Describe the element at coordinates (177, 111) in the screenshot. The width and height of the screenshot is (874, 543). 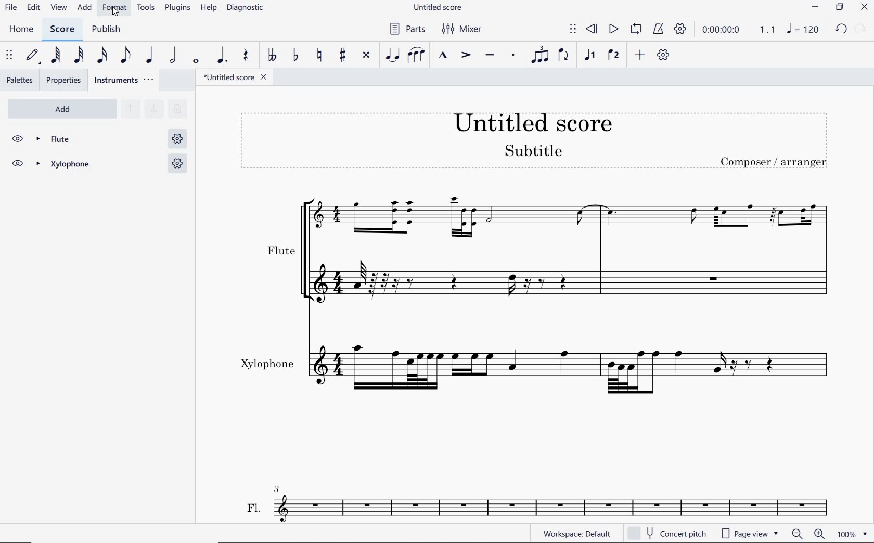
I see `REMOVE SELECTED INSTRUMENT` at that location.